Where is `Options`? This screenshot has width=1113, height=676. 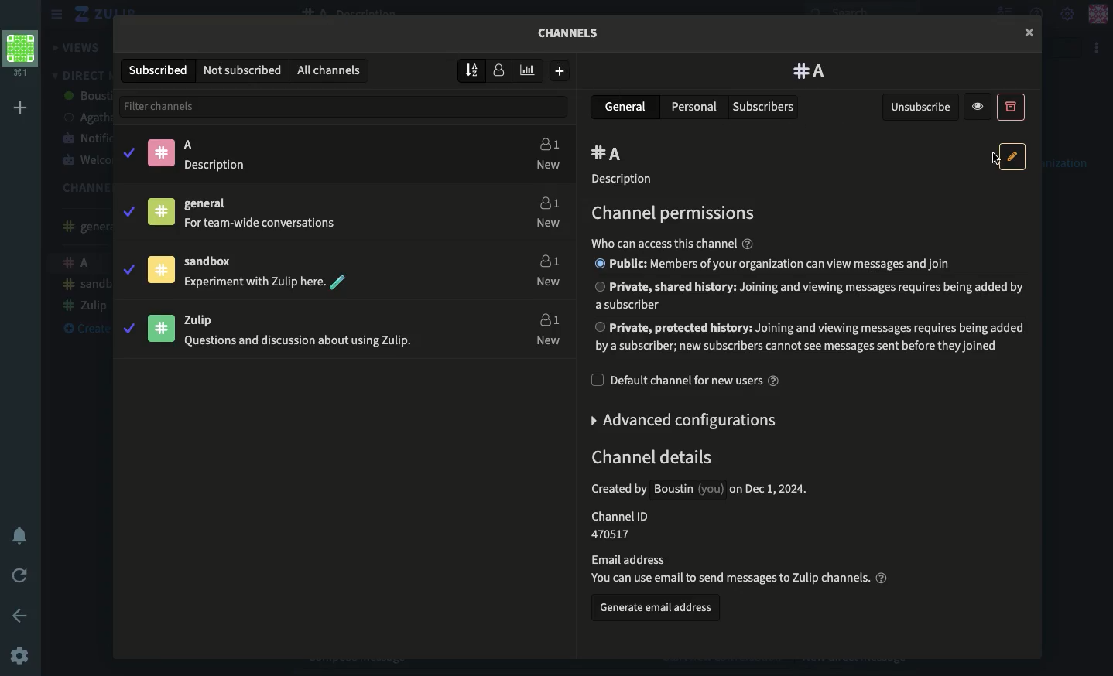
Options is located at coordinates (1098, 48).